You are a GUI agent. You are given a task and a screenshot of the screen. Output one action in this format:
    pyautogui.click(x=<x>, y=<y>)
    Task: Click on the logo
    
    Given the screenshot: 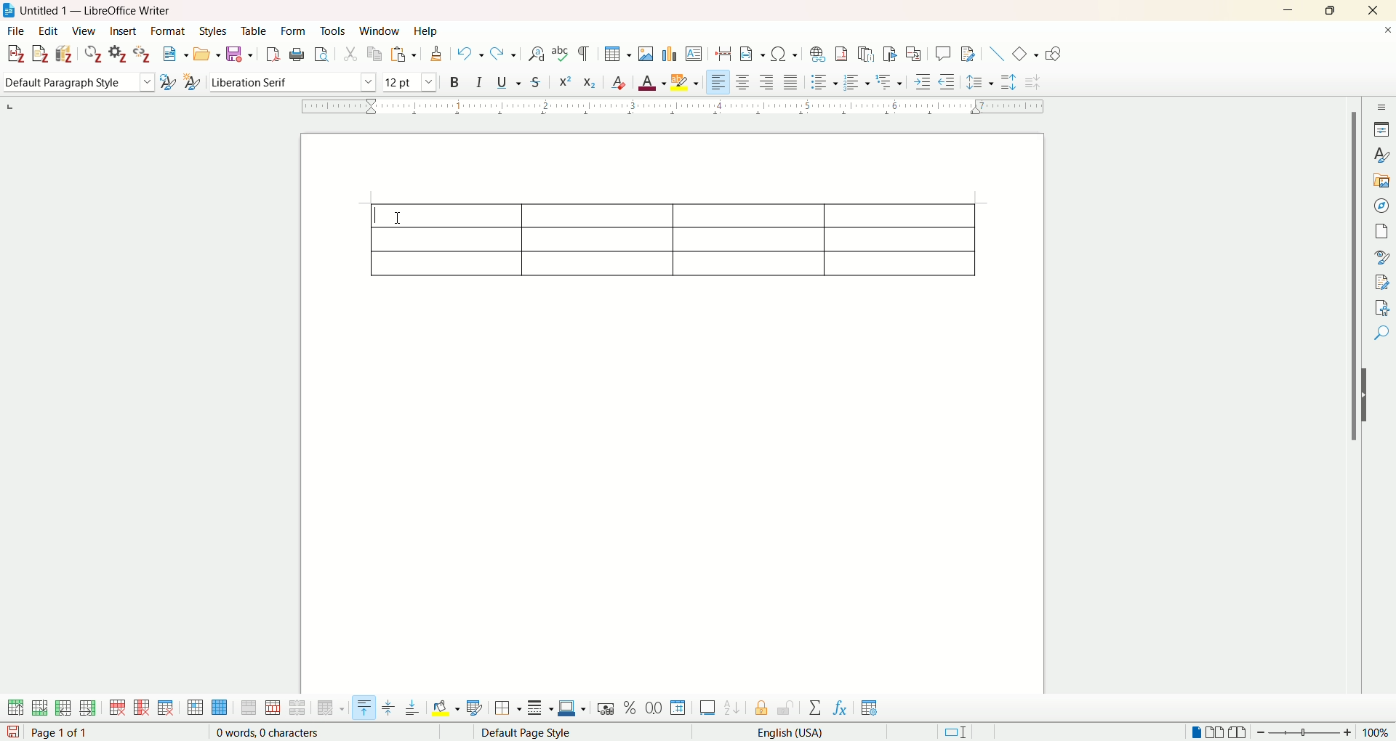 What is the action you would take?
    pyautogui.click(x=9, y=9)
    